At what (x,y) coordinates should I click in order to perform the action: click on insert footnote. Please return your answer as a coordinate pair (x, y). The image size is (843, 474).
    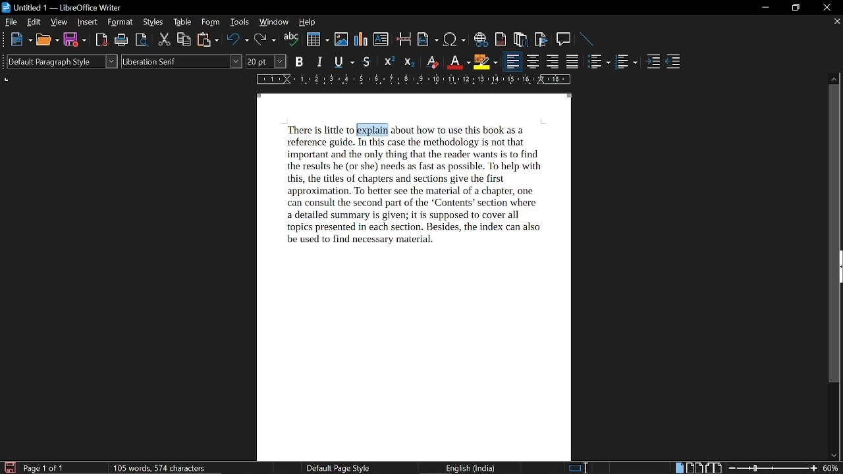
    Looking at the image, I should click on (521, 39).